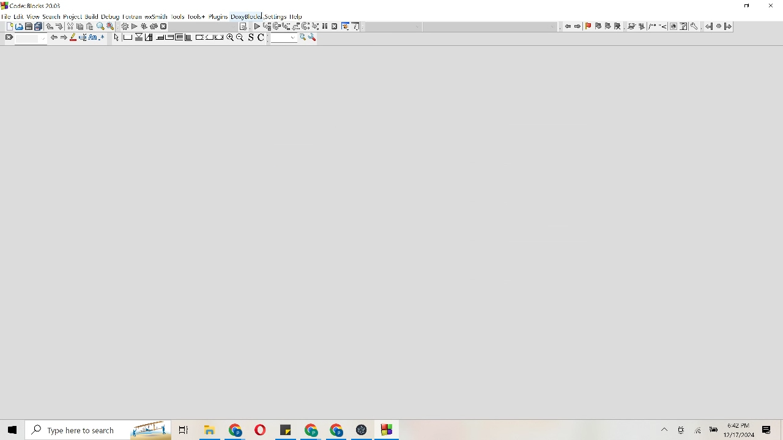 The height and width of the screenshot is (440, 783). I want to click on File, so click(209, 430).